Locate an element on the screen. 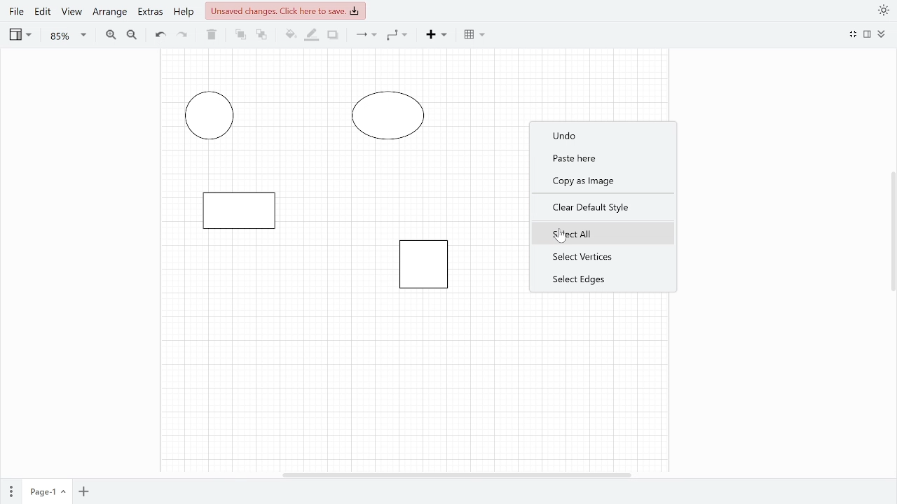 This screenshot has width=897, height=504. Help is located at coordinates (184, 15).